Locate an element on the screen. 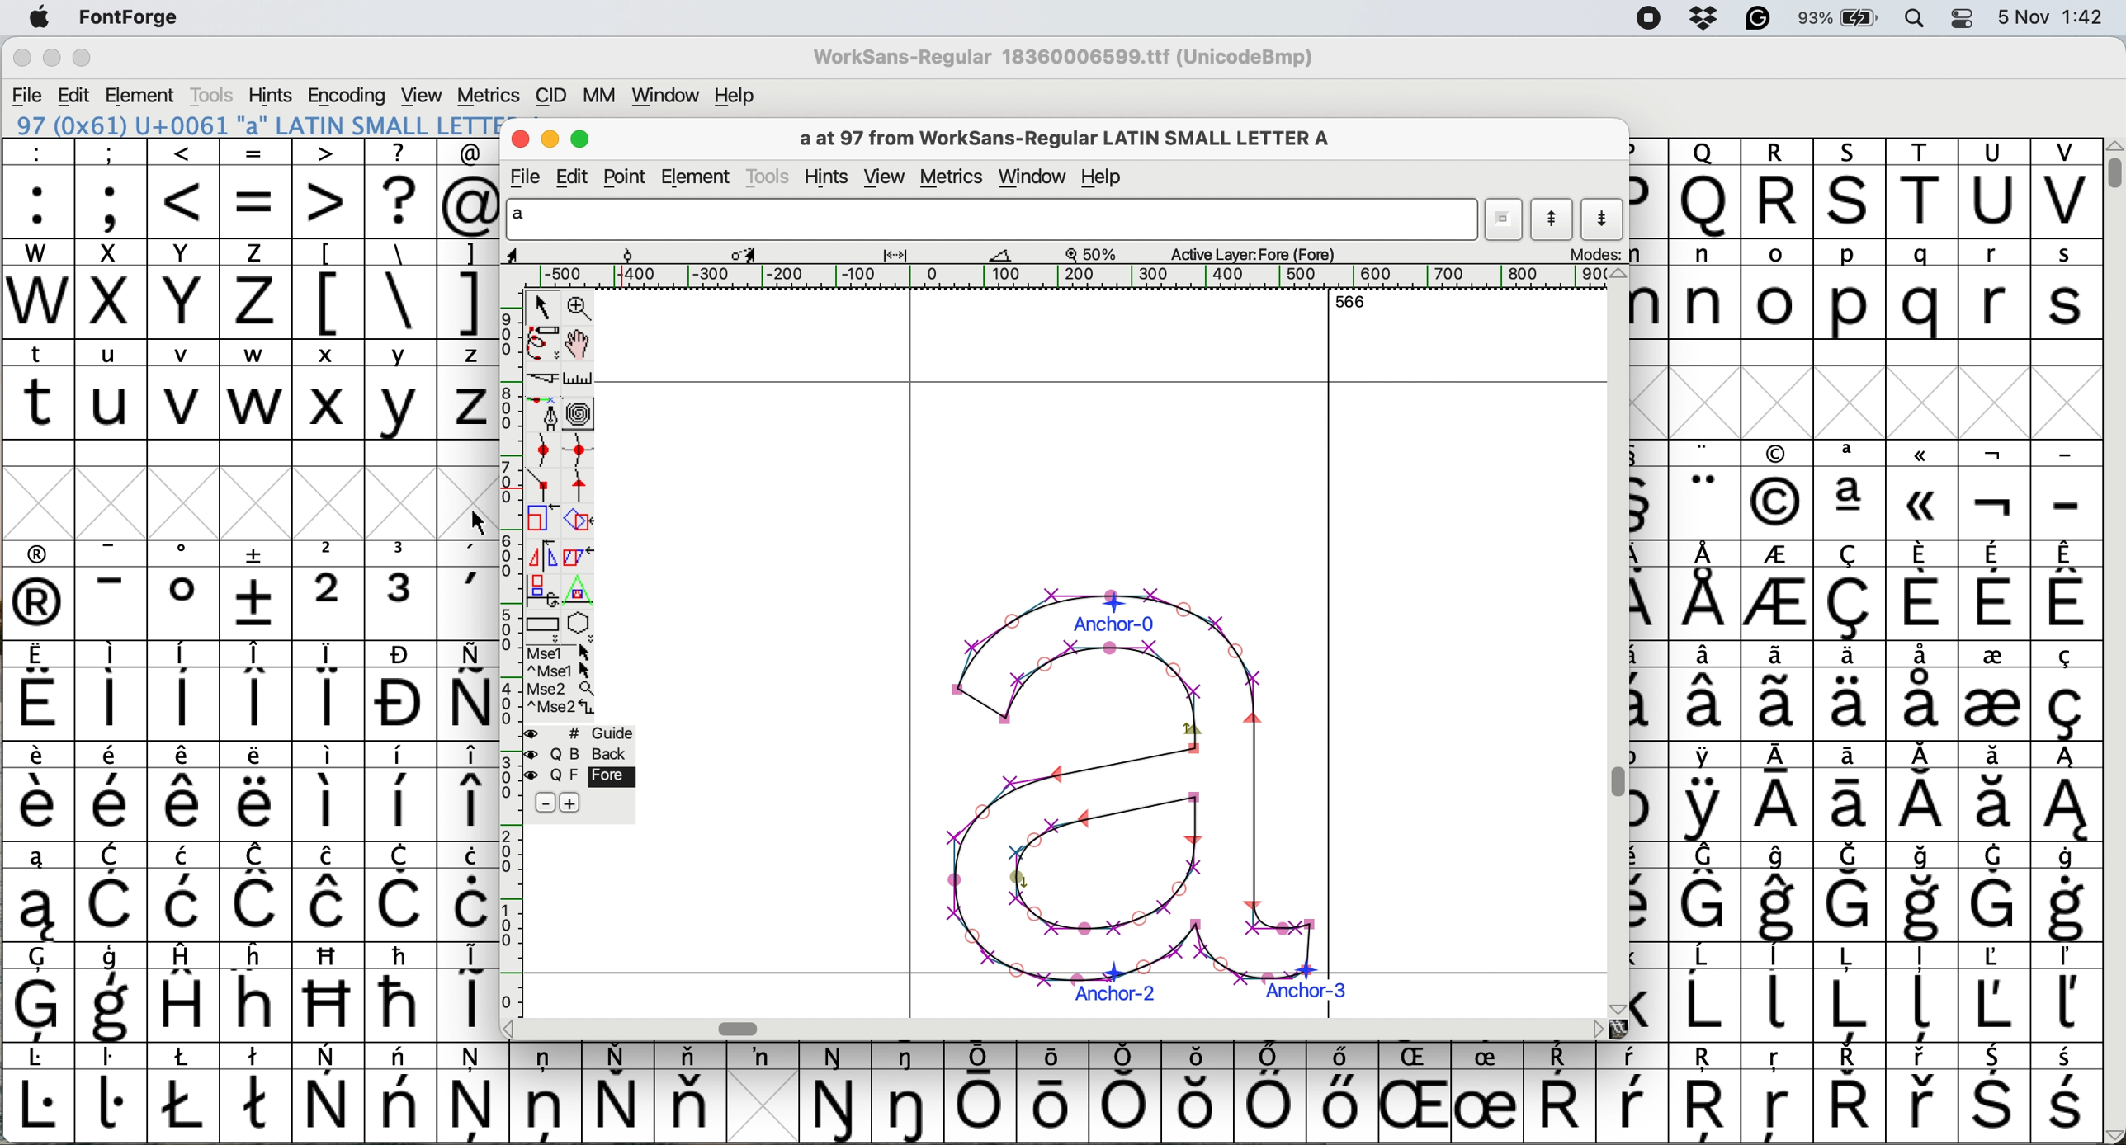  symbol is located at coordinates (1779, 593).